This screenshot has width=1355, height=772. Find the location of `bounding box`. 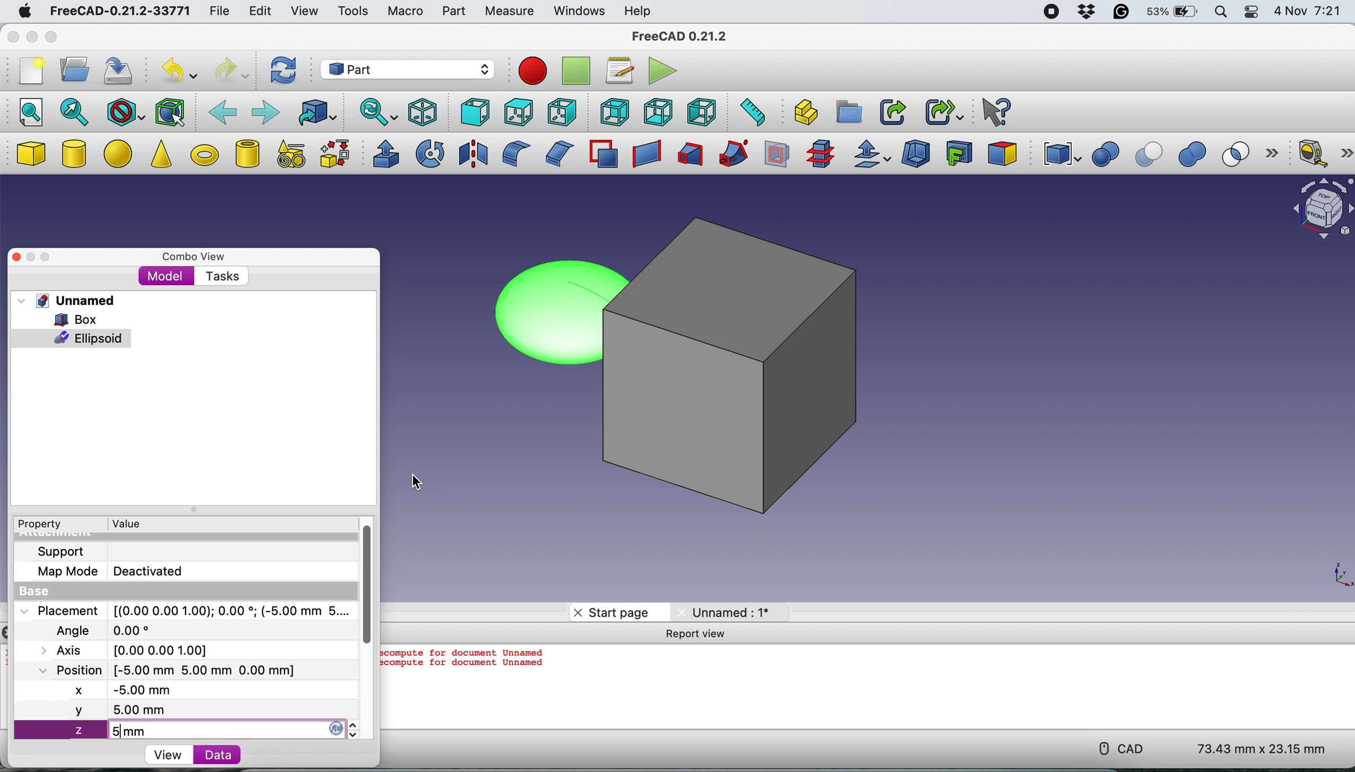

bounding box is located at coordinates (170, 111).